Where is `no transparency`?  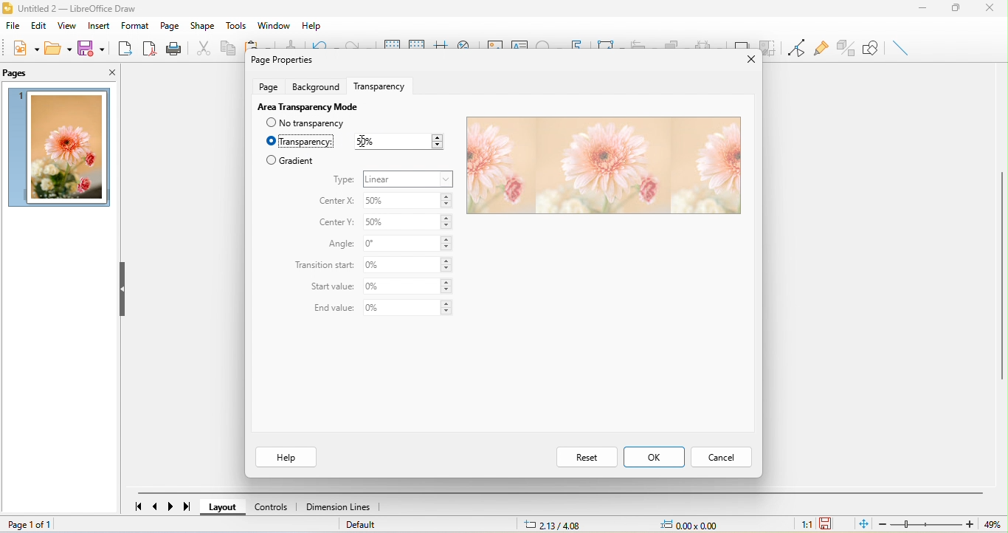
no transparency is located at coordinates (314, 123).